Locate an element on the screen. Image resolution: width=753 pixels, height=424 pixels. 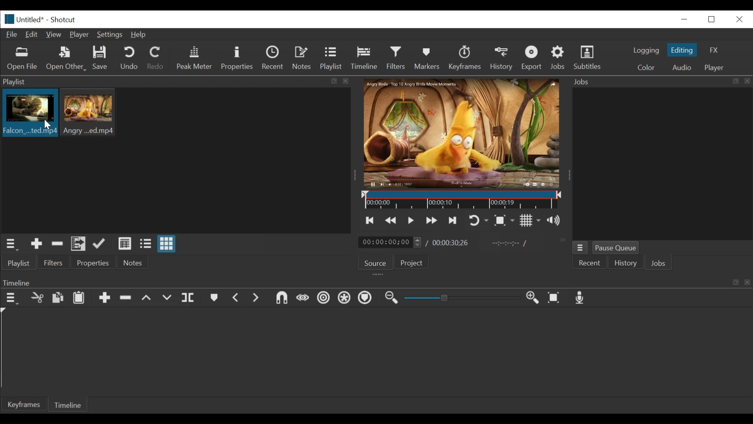
view as icons is located at coordinates (166, 244).